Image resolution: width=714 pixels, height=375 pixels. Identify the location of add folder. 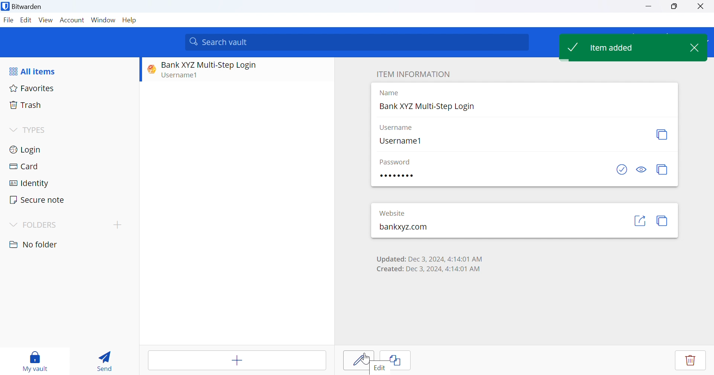
(119, 225).